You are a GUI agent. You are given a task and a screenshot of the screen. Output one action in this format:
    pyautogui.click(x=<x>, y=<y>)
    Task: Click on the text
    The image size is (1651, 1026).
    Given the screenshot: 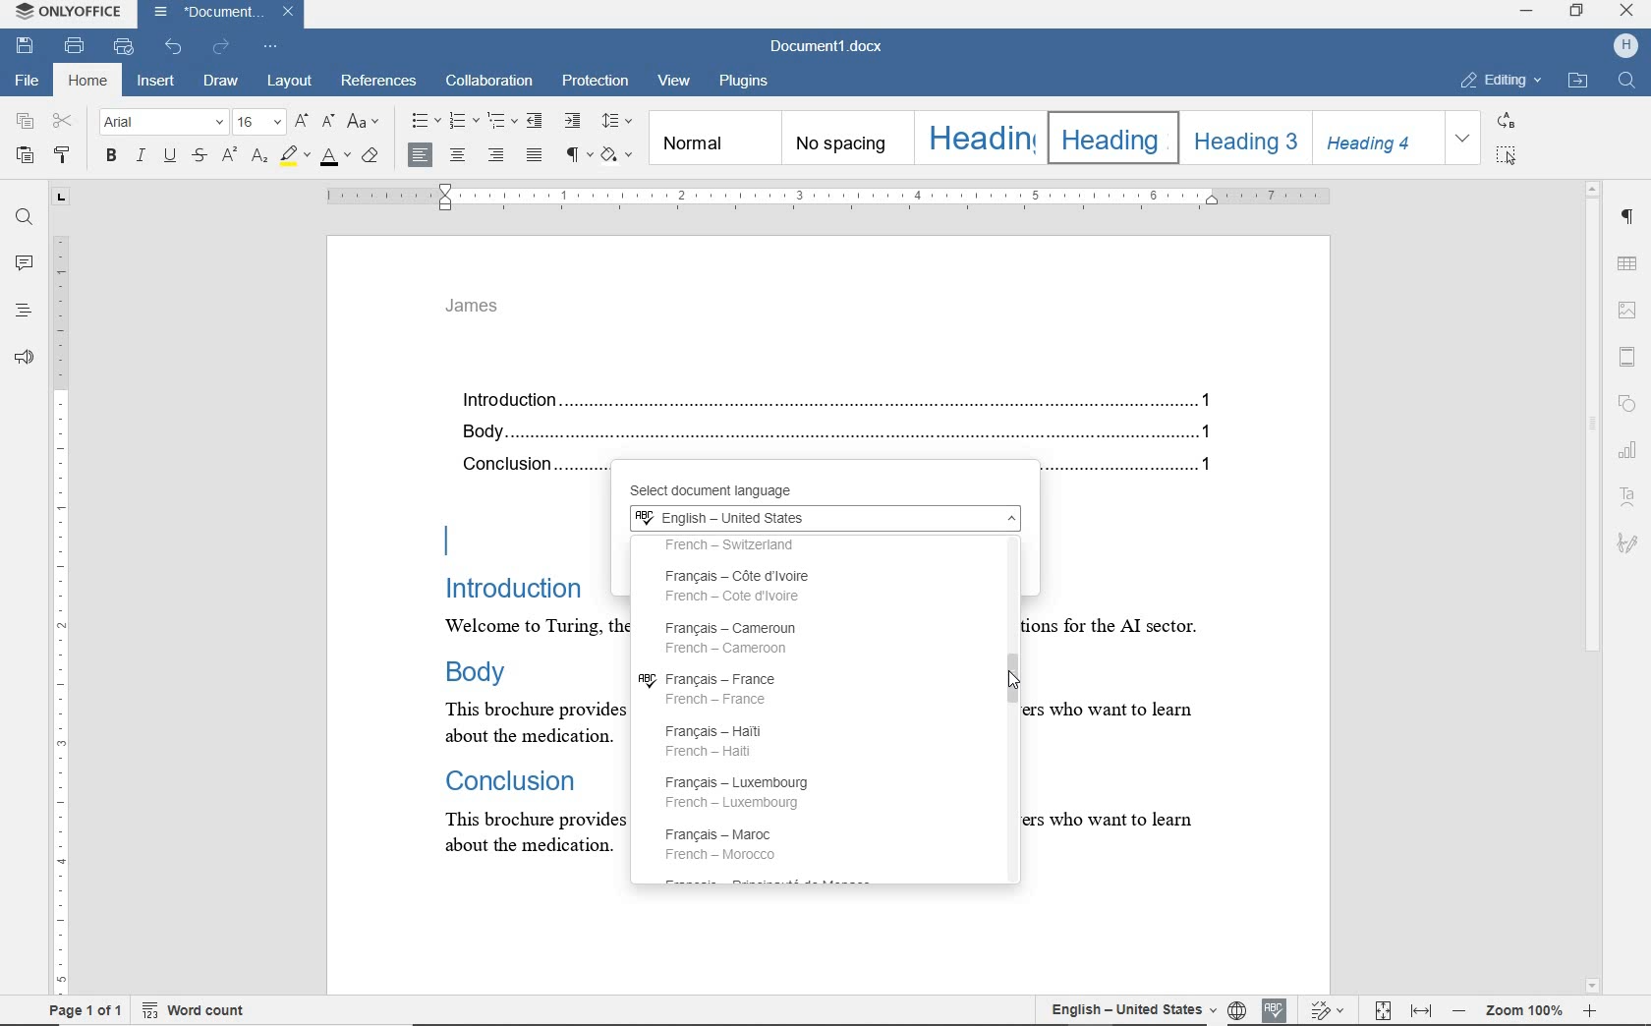 What is the action you would take?
    pyautogui.click(x=1130, y=652)
    